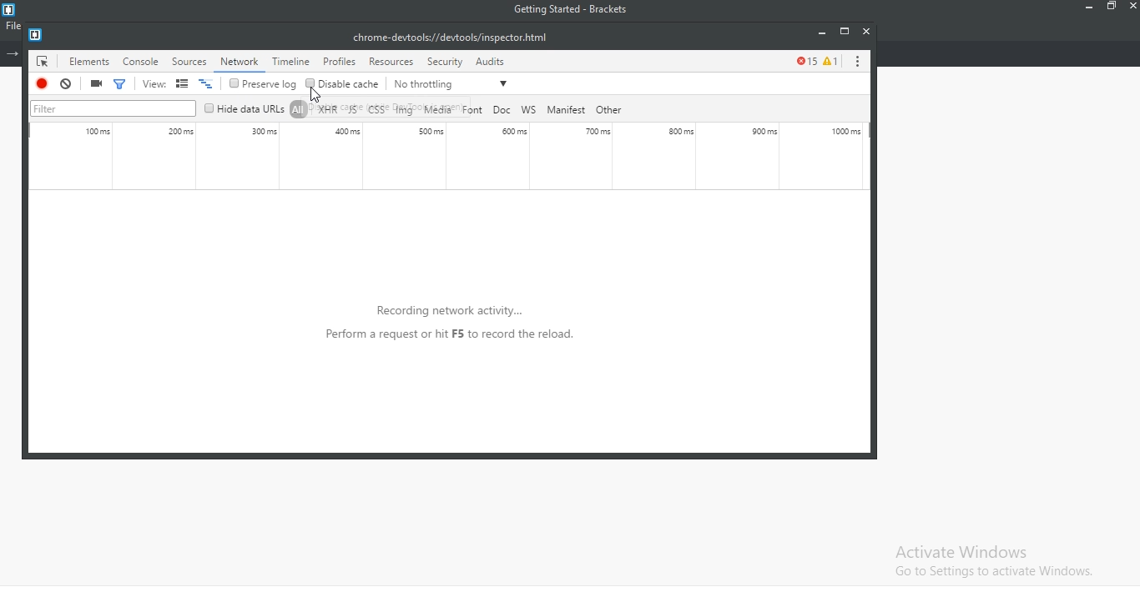 This screenshot has width=1140, height=607. Describe the element at coordinates (241, 61) in the screenshot. I see `highlighted` at that location.